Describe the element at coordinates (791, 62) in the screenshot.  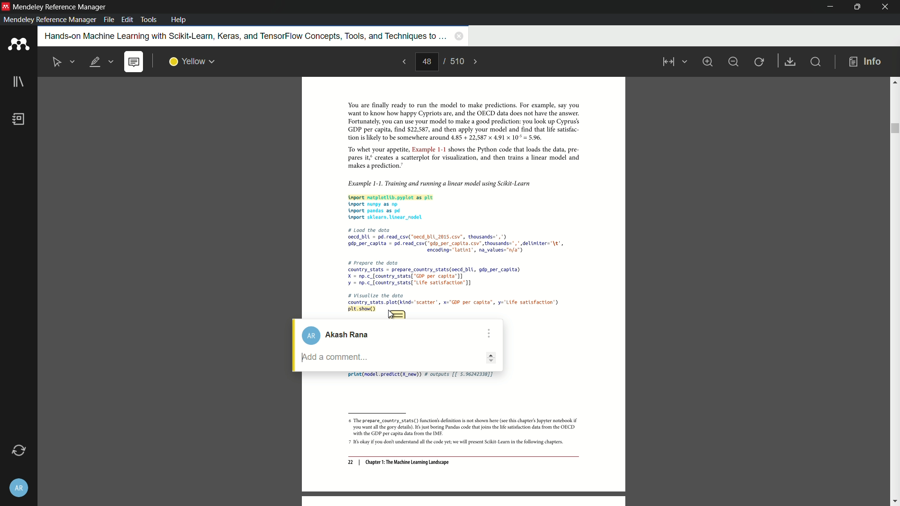
I see `save` at that location.